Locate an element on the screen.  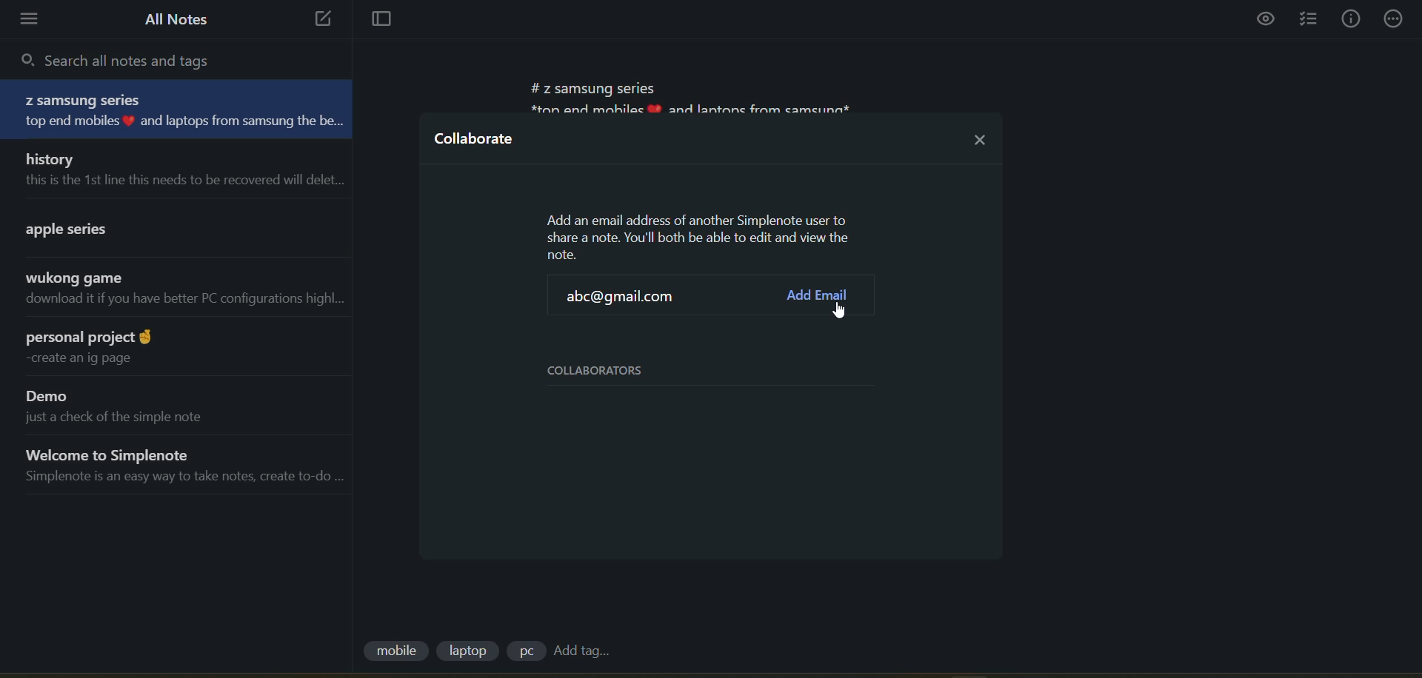
add tag is located at coordinates (581, 651).